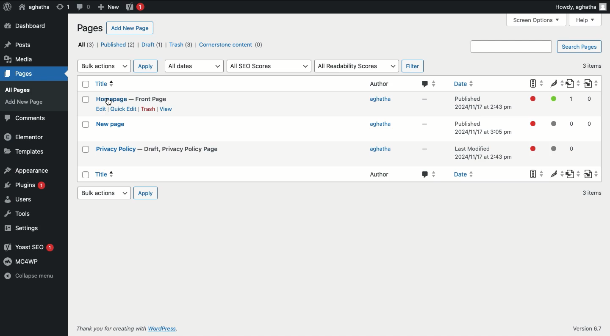 Image resolution: width=610 pixels, height=336 pixels. I want to click on Trash, so click(181, 44).